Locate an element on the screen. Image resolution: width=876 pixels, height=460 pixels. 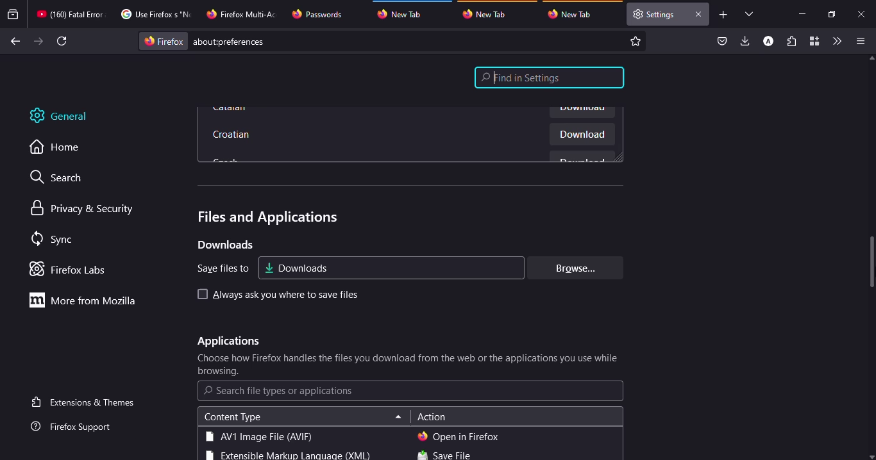
action is located at coordinates (432, 416).